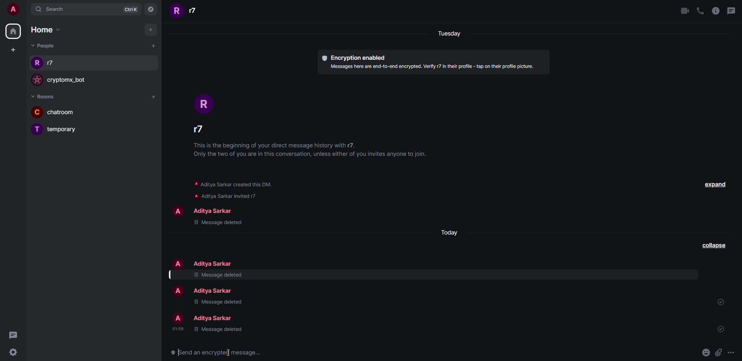  Describe the element at coordinates (238, 189) in the screenshot. I see `info` at that location.